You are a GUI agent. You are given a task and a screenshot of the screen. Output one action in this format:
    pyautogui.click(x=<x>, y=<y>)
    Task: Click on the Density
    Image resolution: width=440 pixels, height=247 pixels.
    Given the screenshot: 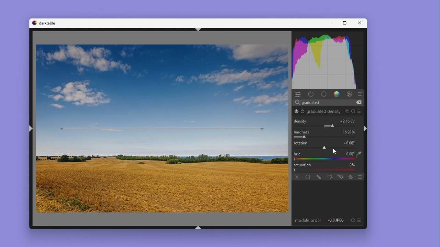 What is the action you would take?
    pyautogui.click(x=301, y=121)
    